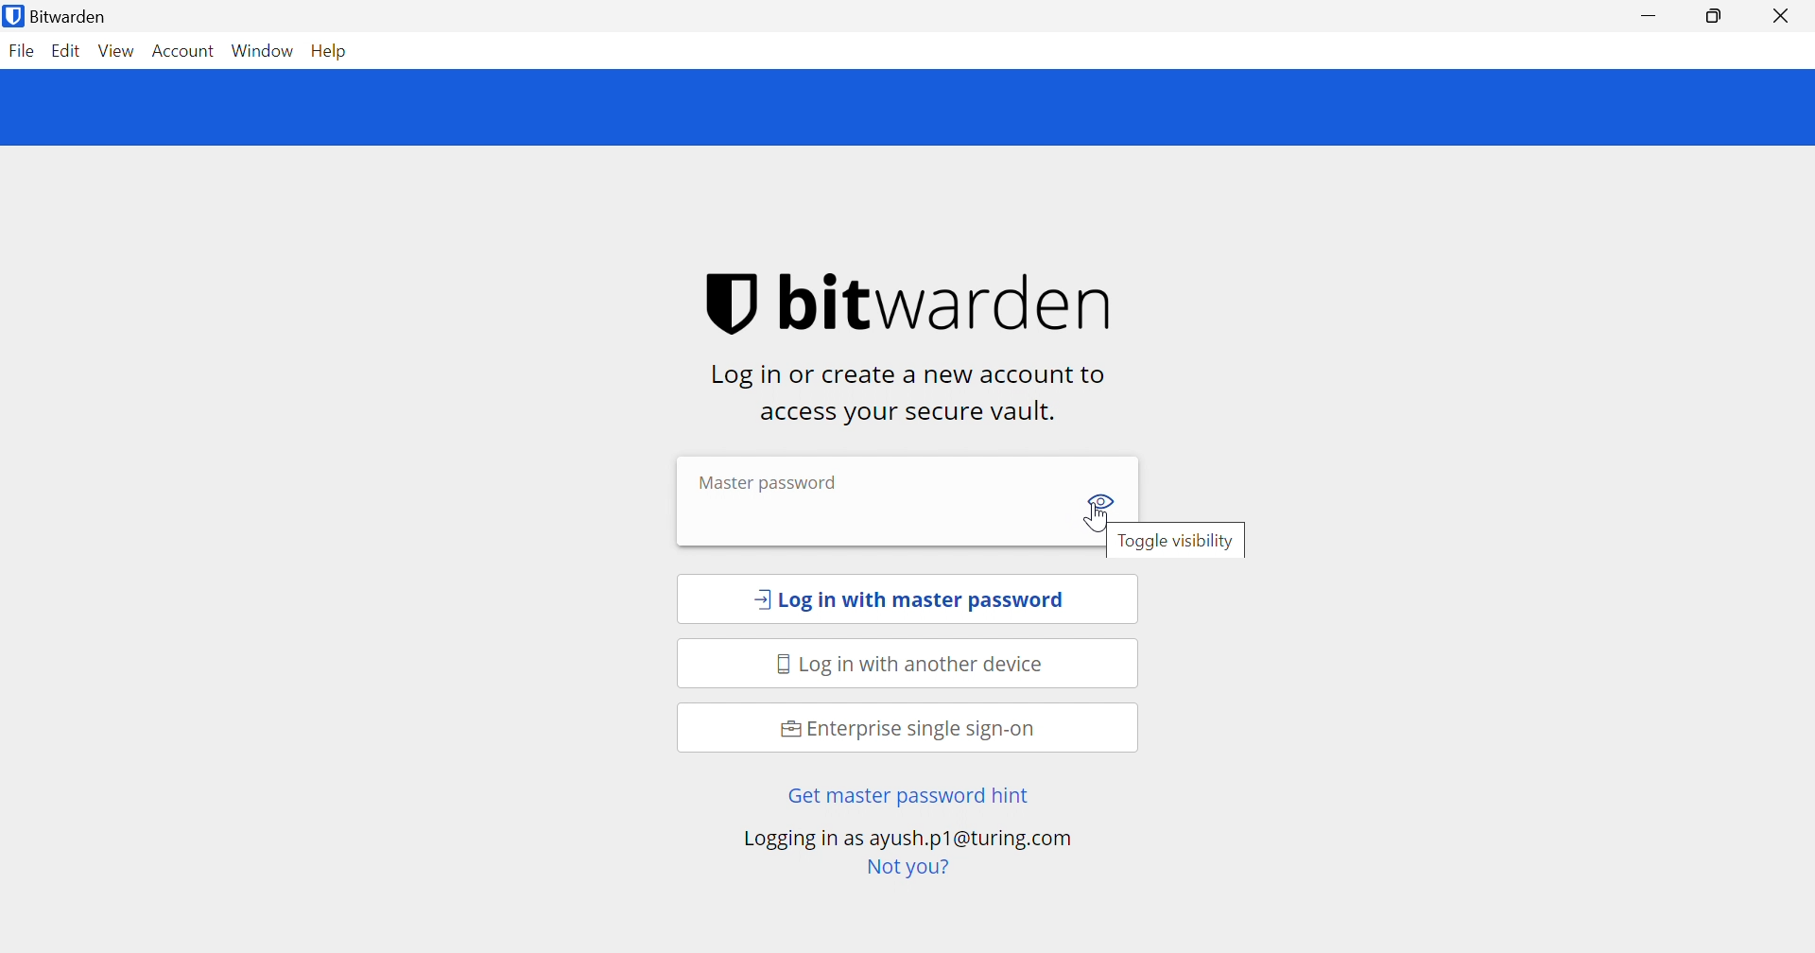  I want to click on Toggle Visibility, so click(1104, 499).